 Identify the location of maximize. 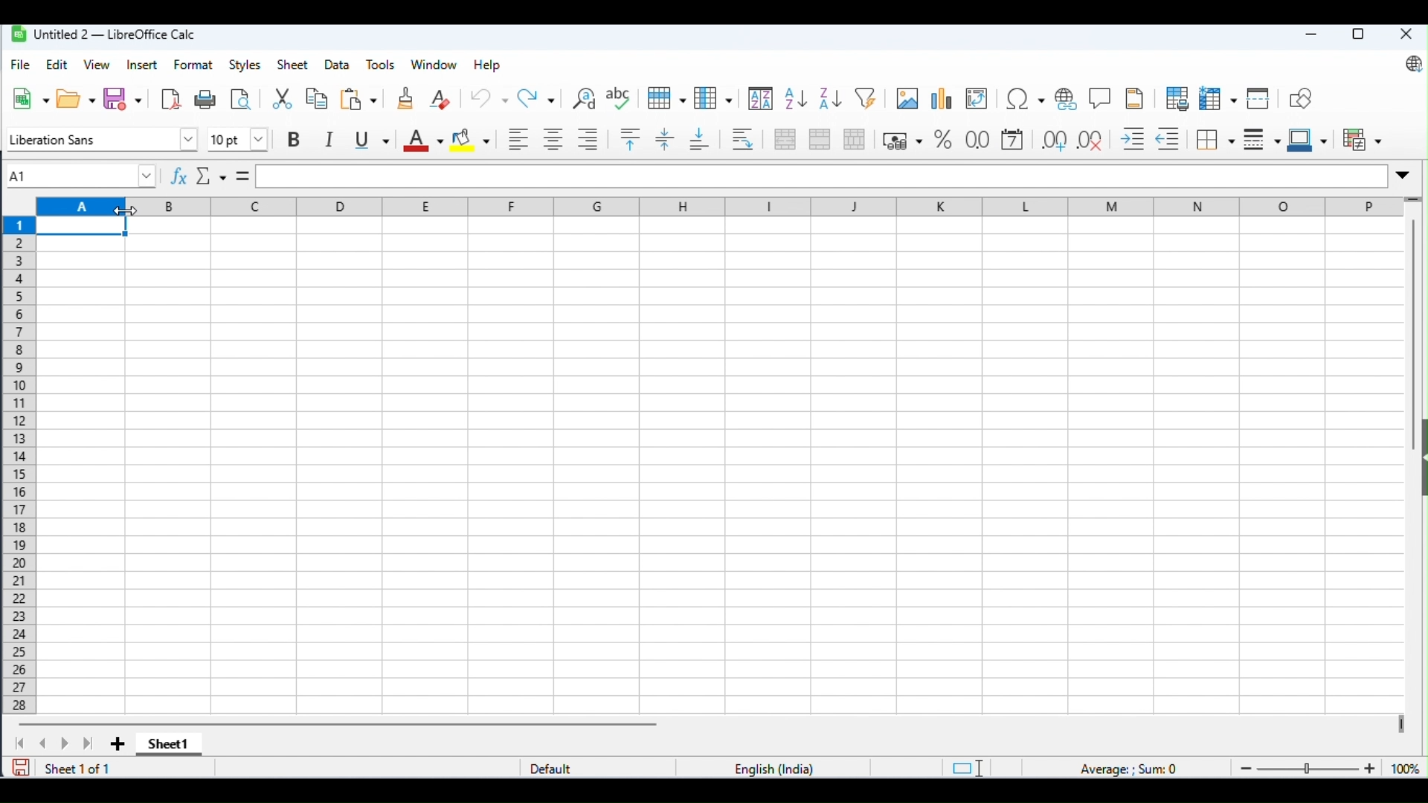
(1356, 35).